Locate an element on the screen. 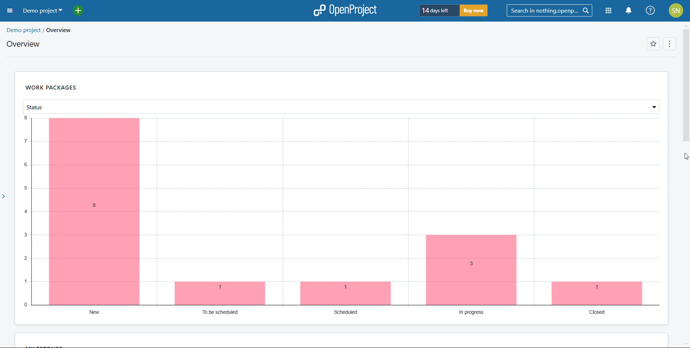  days left for trial is located at coordinates (438, 10).